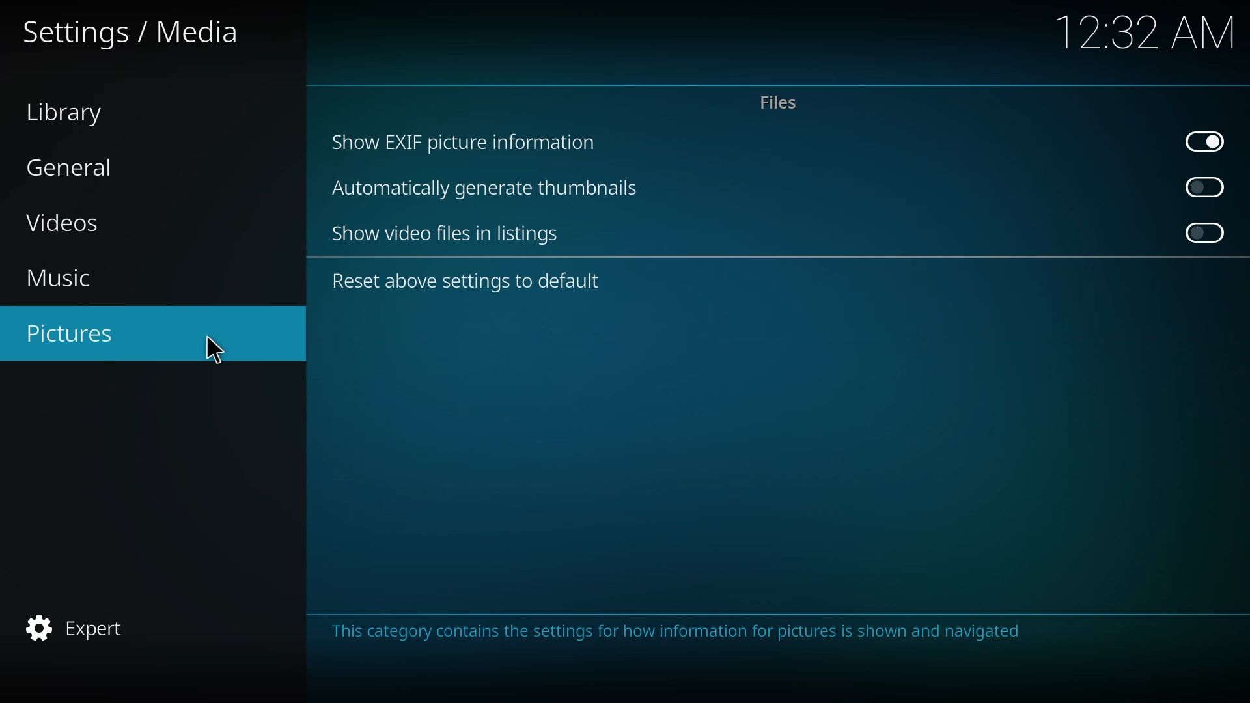 This screenshot has width=1250, height=703. Describe the element at coordinates (80, 332) in the screenshot. I see `pictures` at that location.